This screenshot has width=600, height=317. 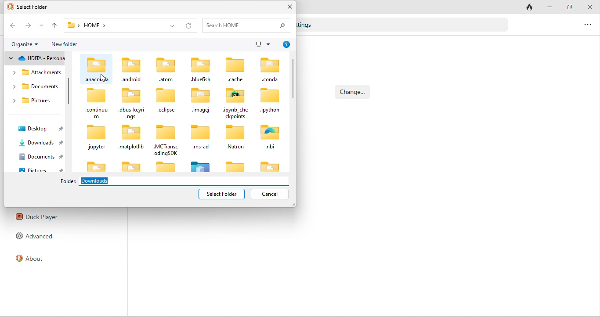 I want to click on udita personal, so click(x=34, y=58).